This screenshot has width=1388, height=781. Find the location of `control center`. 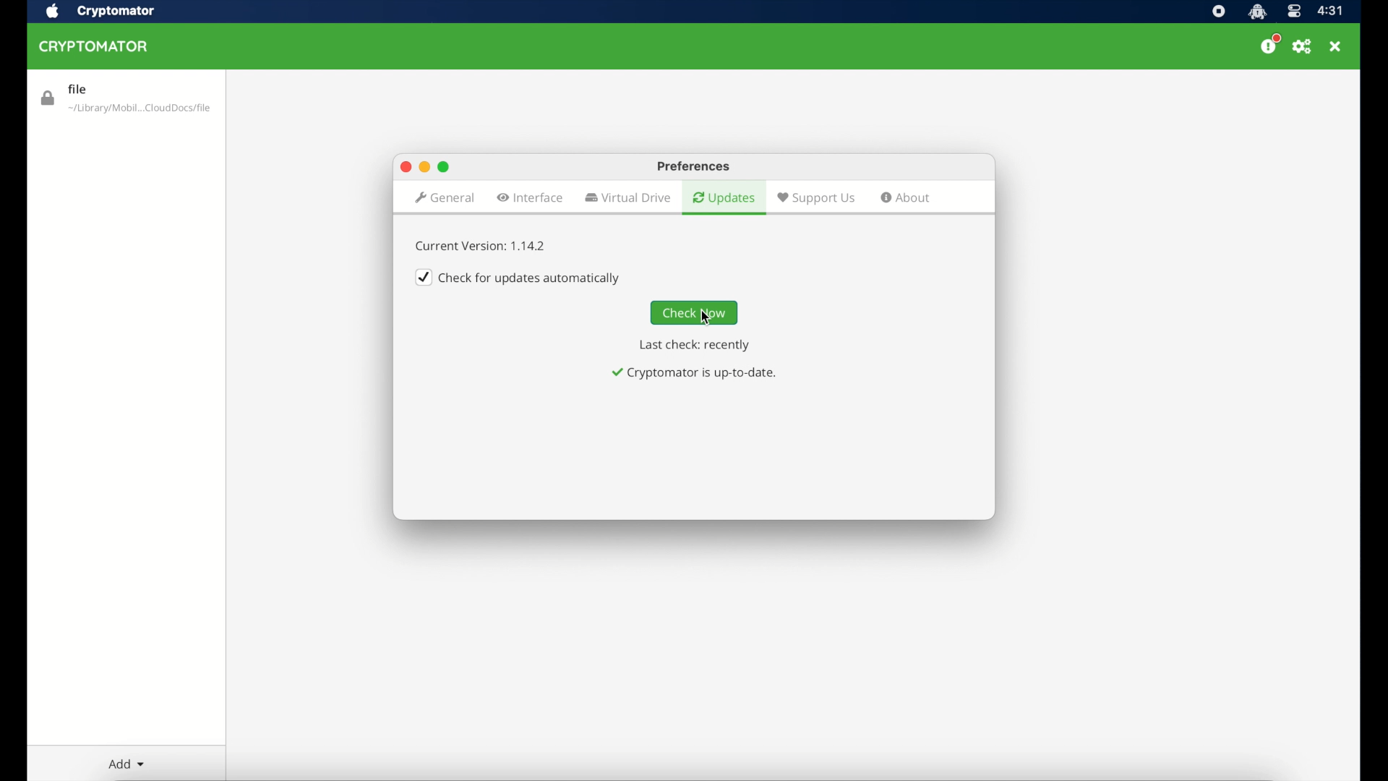

control center is located at coordinates (1294, 11).